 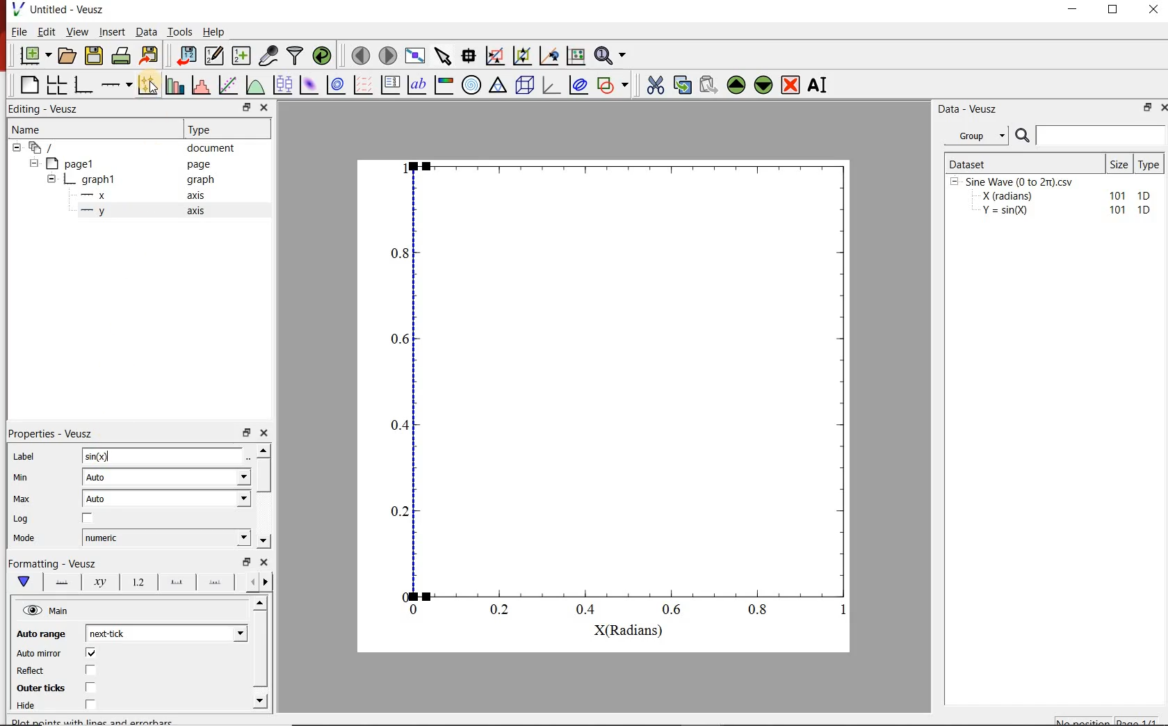 I want to click on filter data, so click(x=296, y=56).